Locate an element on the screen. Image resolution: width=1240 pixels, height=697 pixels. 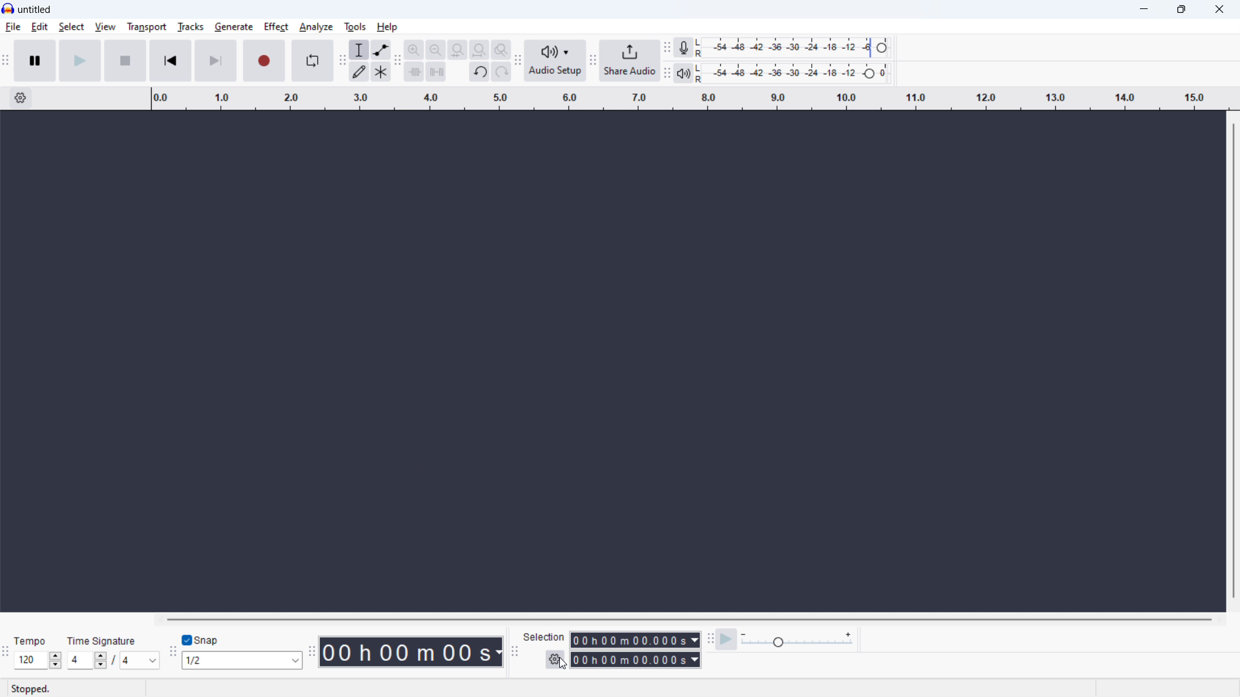
horizontal scrollbar is located at coordinates (687, 620).